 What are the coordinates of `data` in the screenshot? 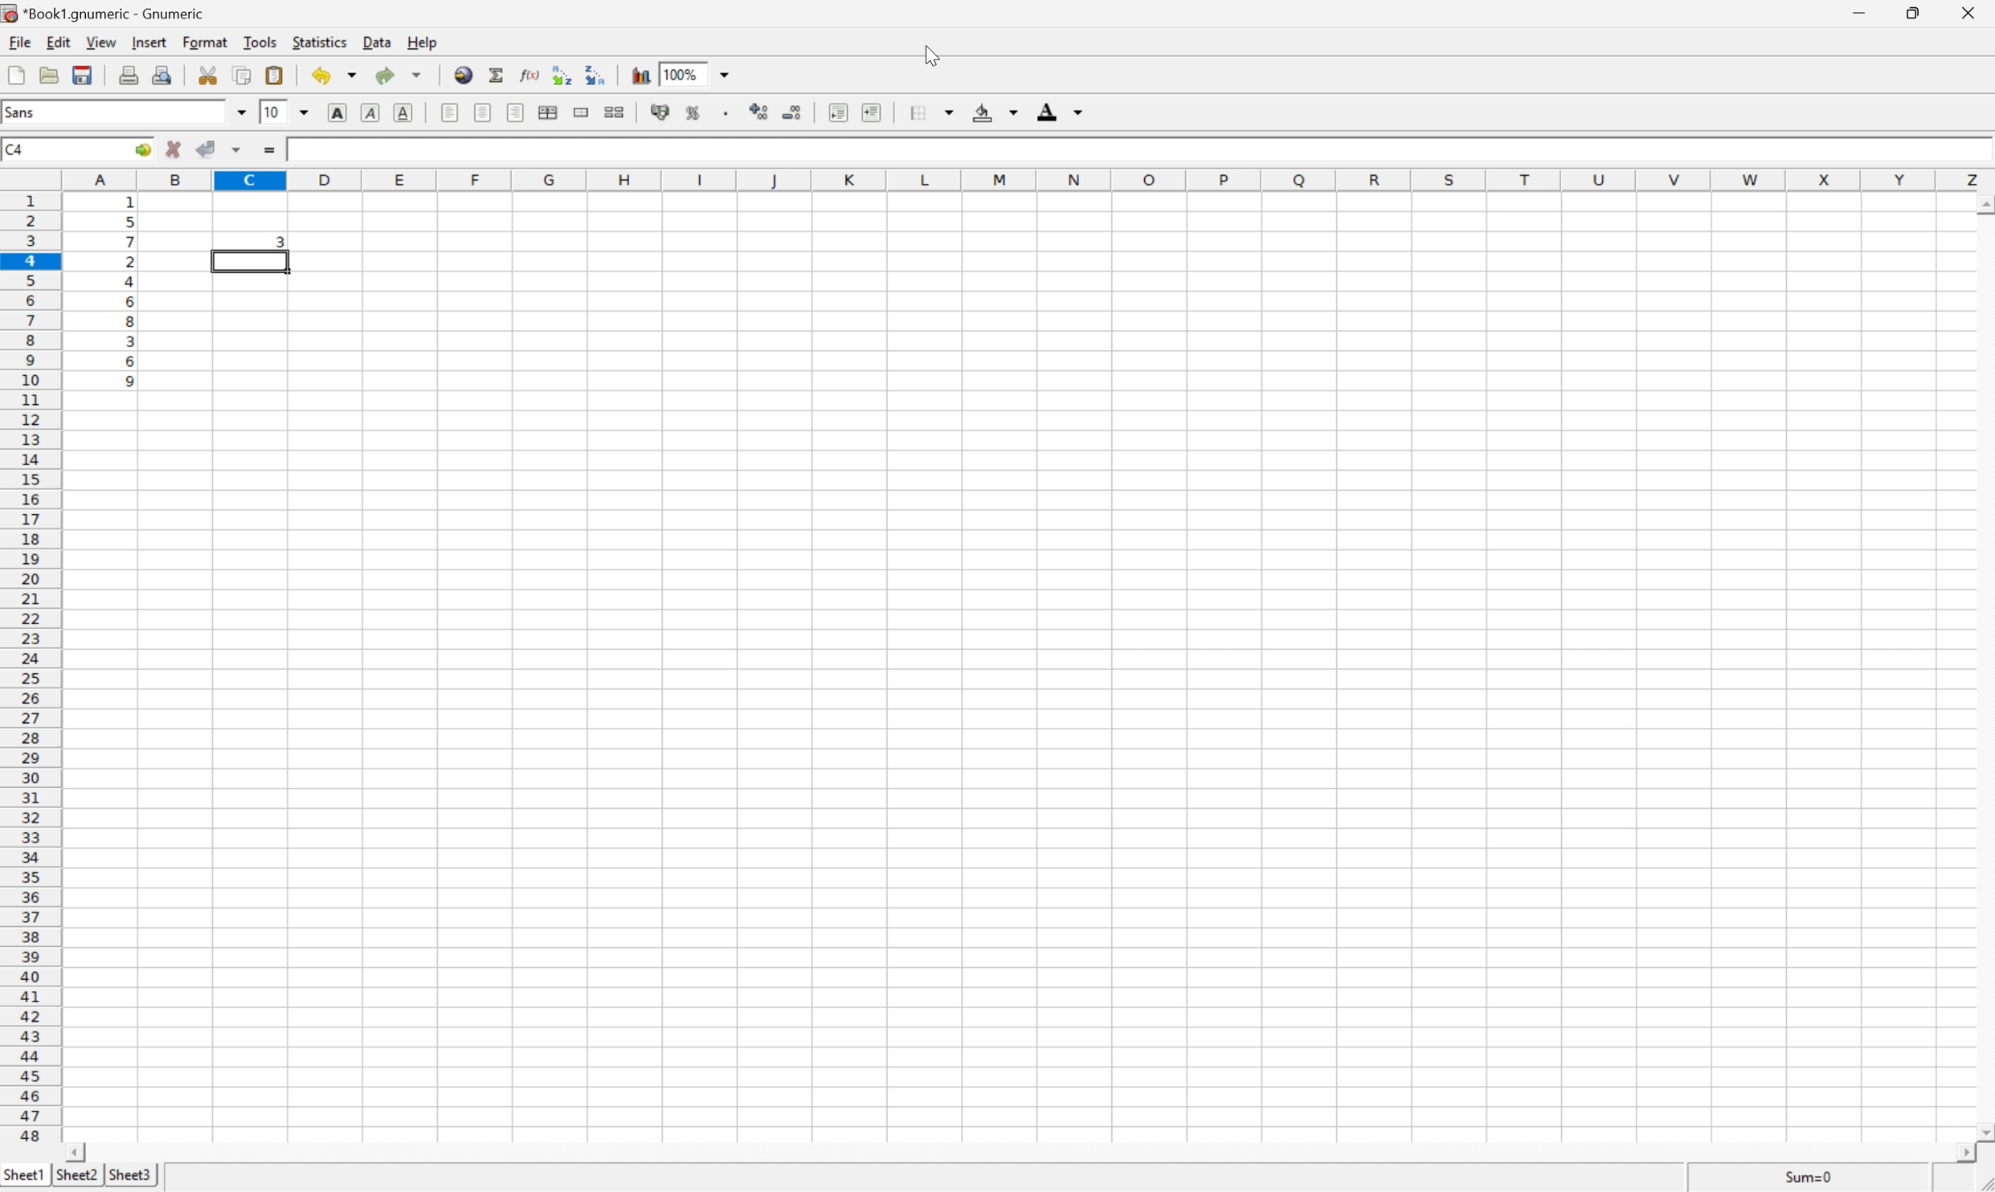 It's located at (377, 42).